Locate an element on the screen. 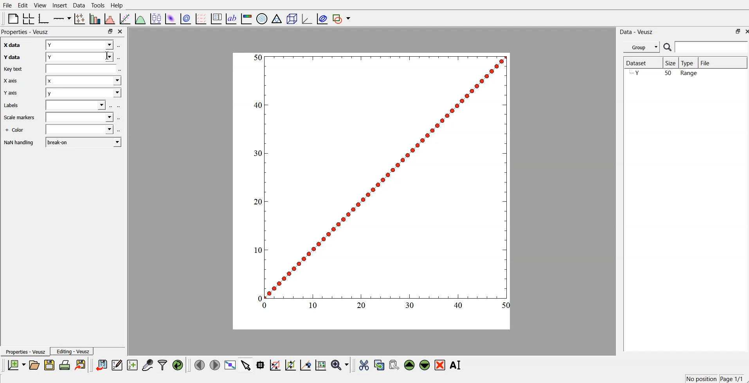  ‘Scale markers field is located at coordinates (79, 118).